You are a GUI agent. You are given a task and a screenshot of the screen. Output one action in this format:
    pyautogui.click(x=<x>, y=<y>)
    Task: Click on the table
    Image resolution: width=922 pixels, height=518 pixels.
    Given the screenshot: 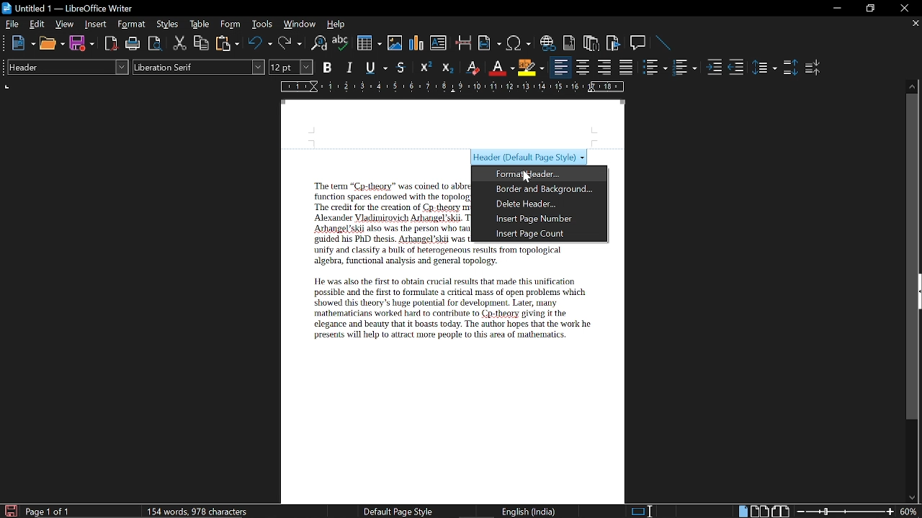 What is the action you would take?
    pyautogui.click(x=200, y=24)
    